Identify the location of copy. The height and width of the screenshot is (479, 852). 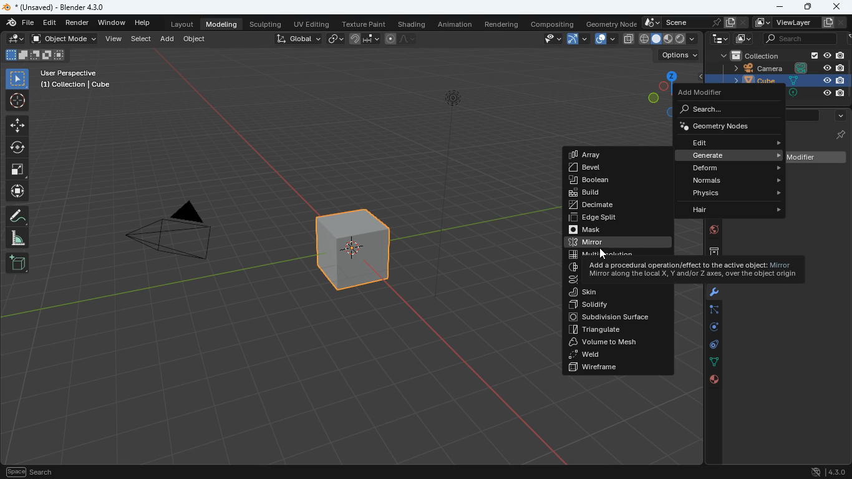
(629, 39).